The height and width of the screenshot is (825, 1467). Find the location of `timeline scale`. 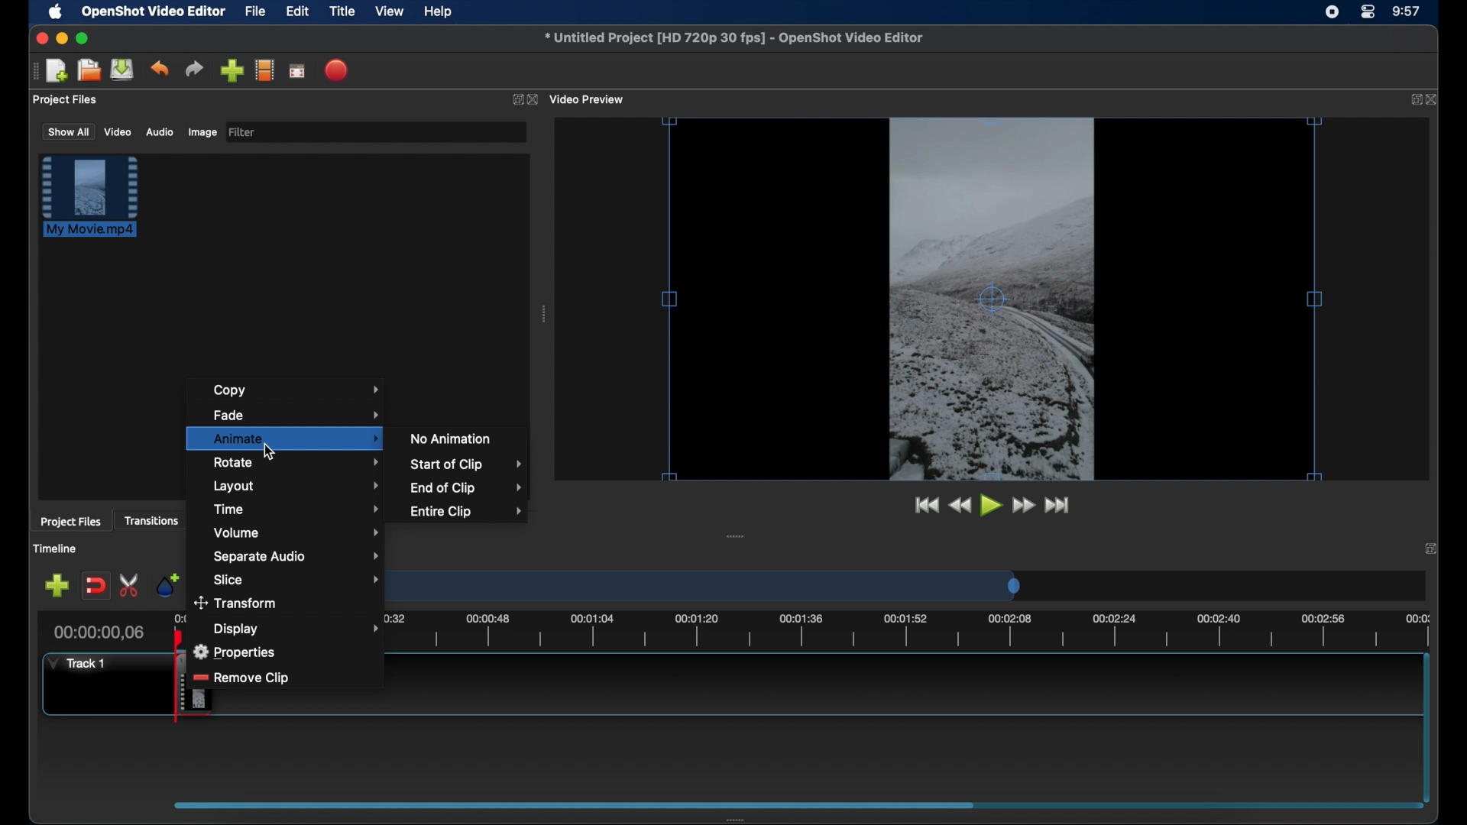

timeline scale is located at coordinates (724, 585).